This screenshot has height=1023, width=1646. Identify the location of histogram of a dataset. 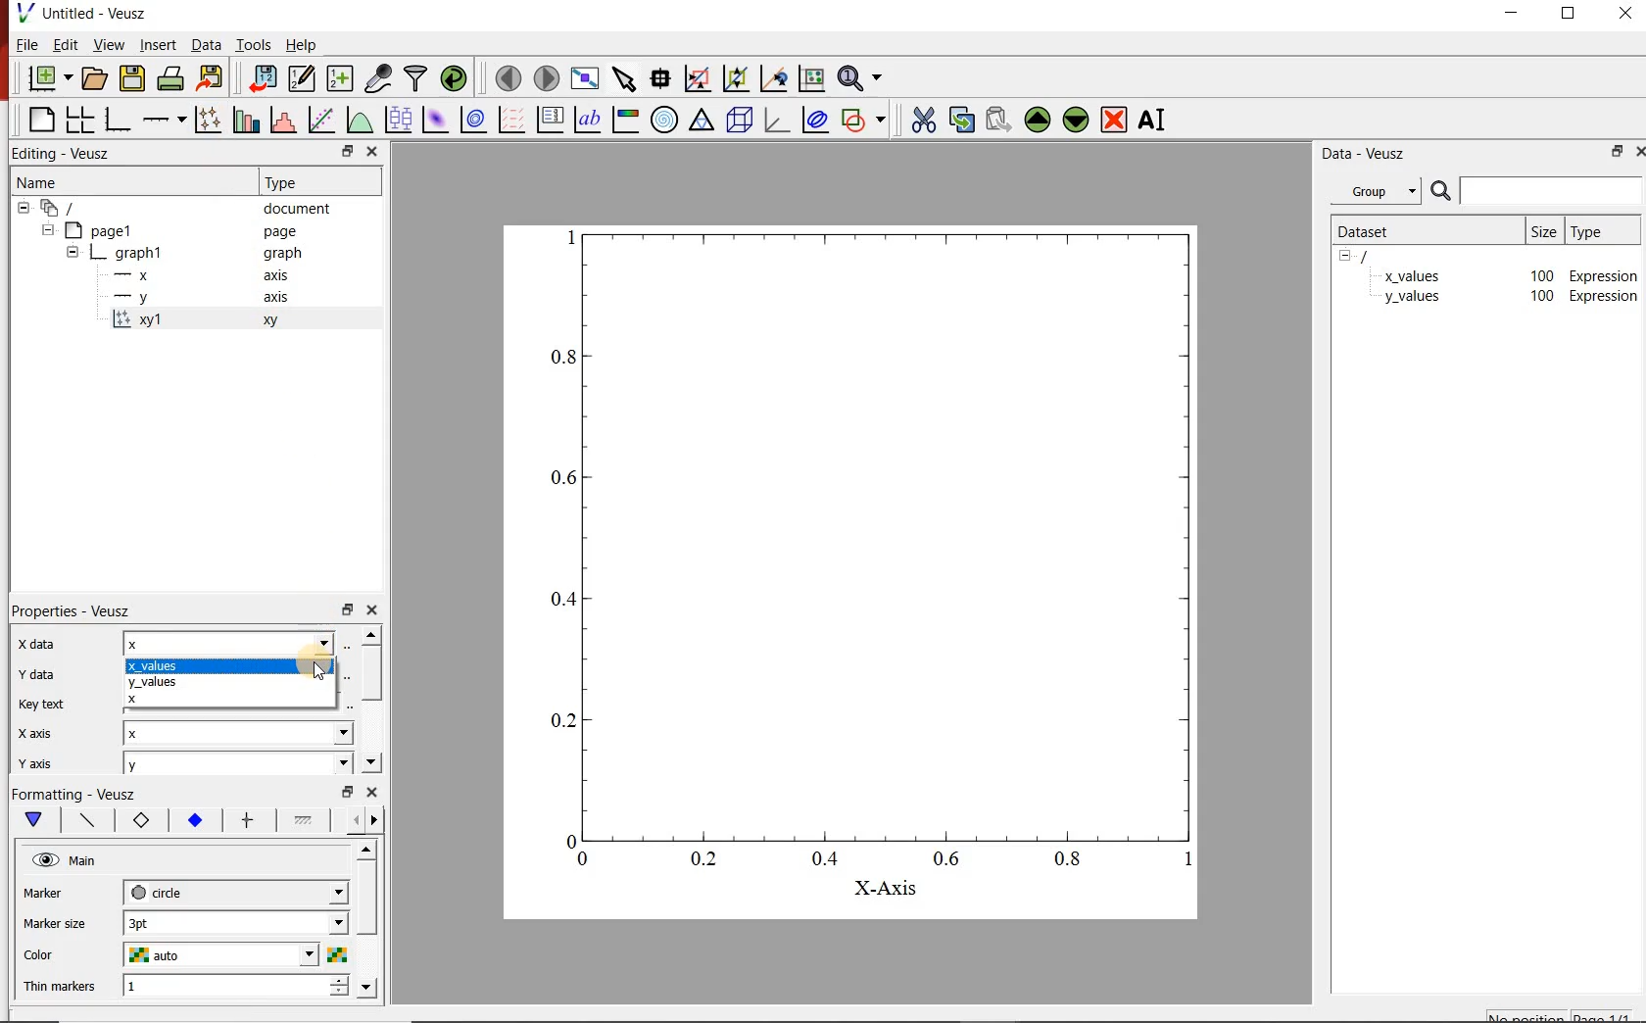
(284, 121).